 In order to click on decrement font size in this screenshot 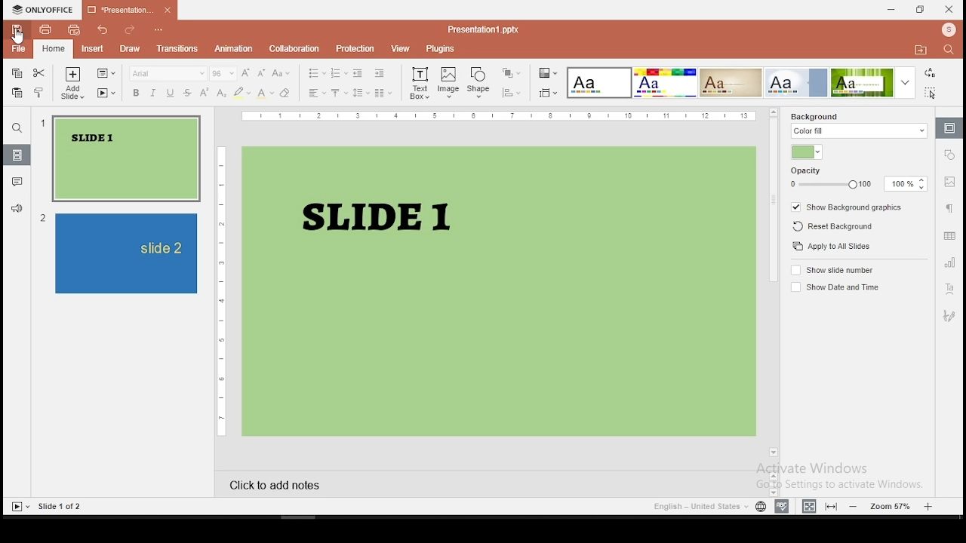, I will do `click(263, 73)`.